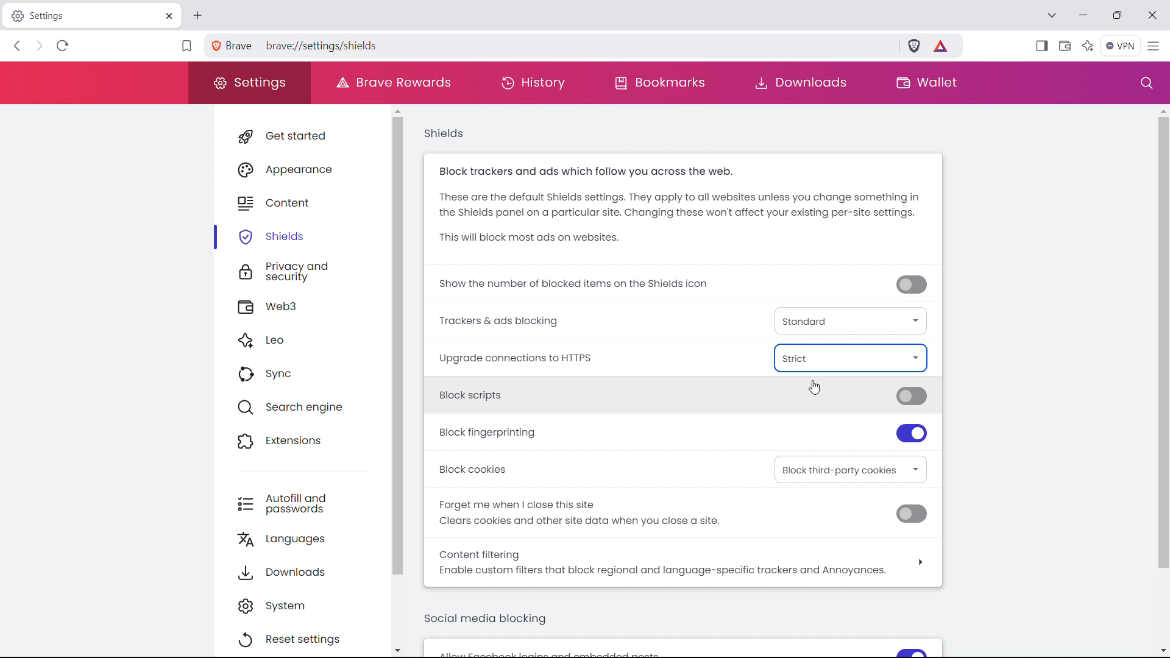  I want to click on maximize, so click(1117, 16).